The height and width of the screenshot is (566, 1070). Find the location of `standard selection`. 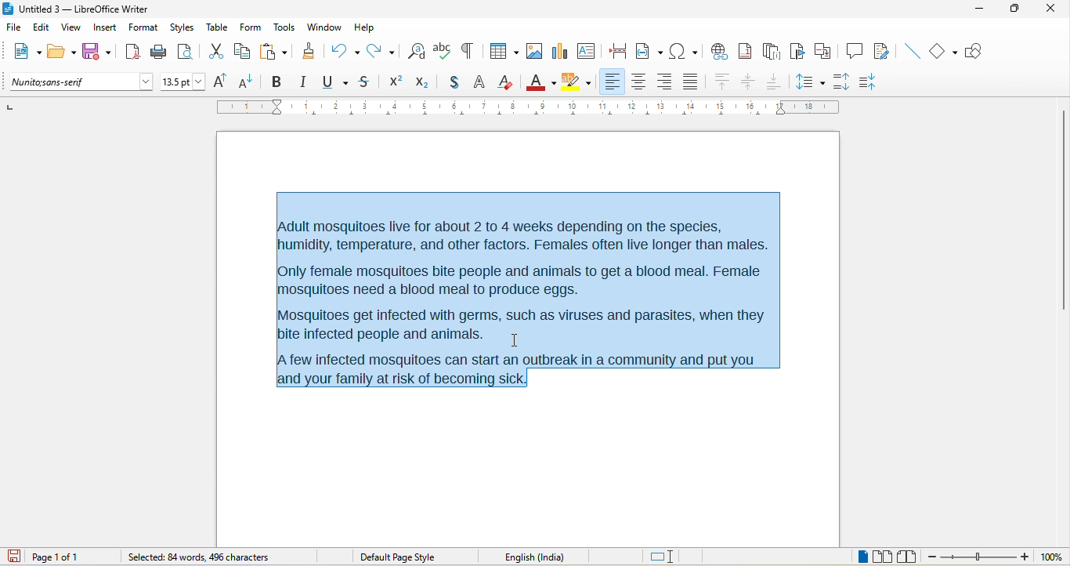

standard selection is located at coordinates (663, 557).